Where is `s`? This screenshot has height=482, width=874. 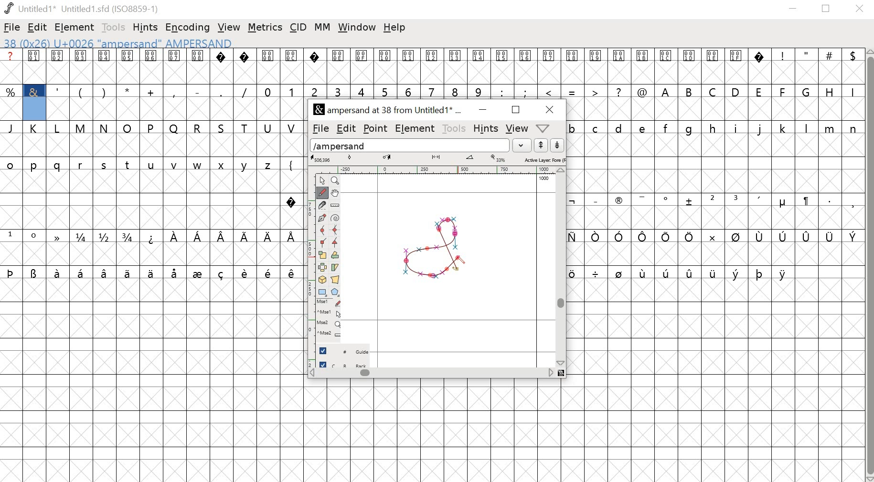
s is located at coordinates (104, 165).